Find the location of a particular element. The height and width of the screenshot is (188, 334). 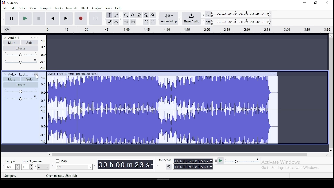

stop is located at coordinates (39, 18).